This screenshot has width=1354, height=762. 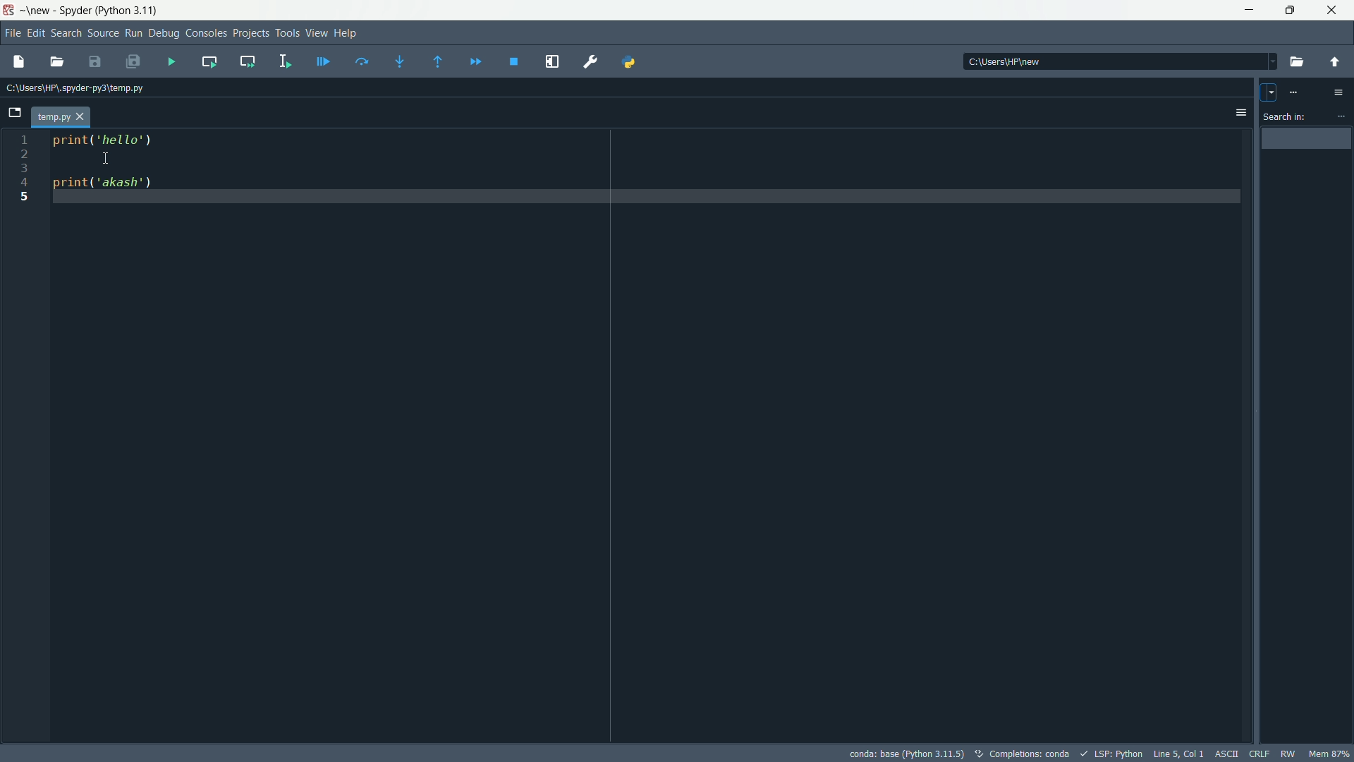 I want to click on dropdown, so click(x=1268, y=93).